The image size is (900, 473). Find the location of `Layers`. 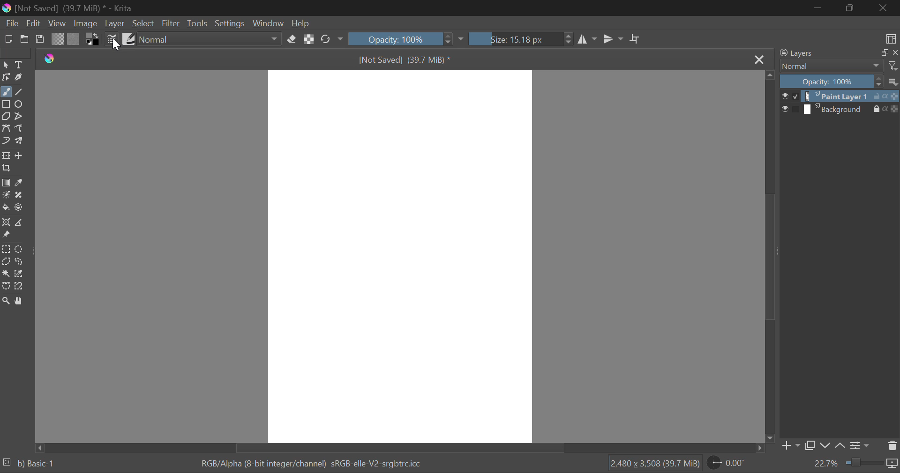

Layers is located at coordinates (838, 53).